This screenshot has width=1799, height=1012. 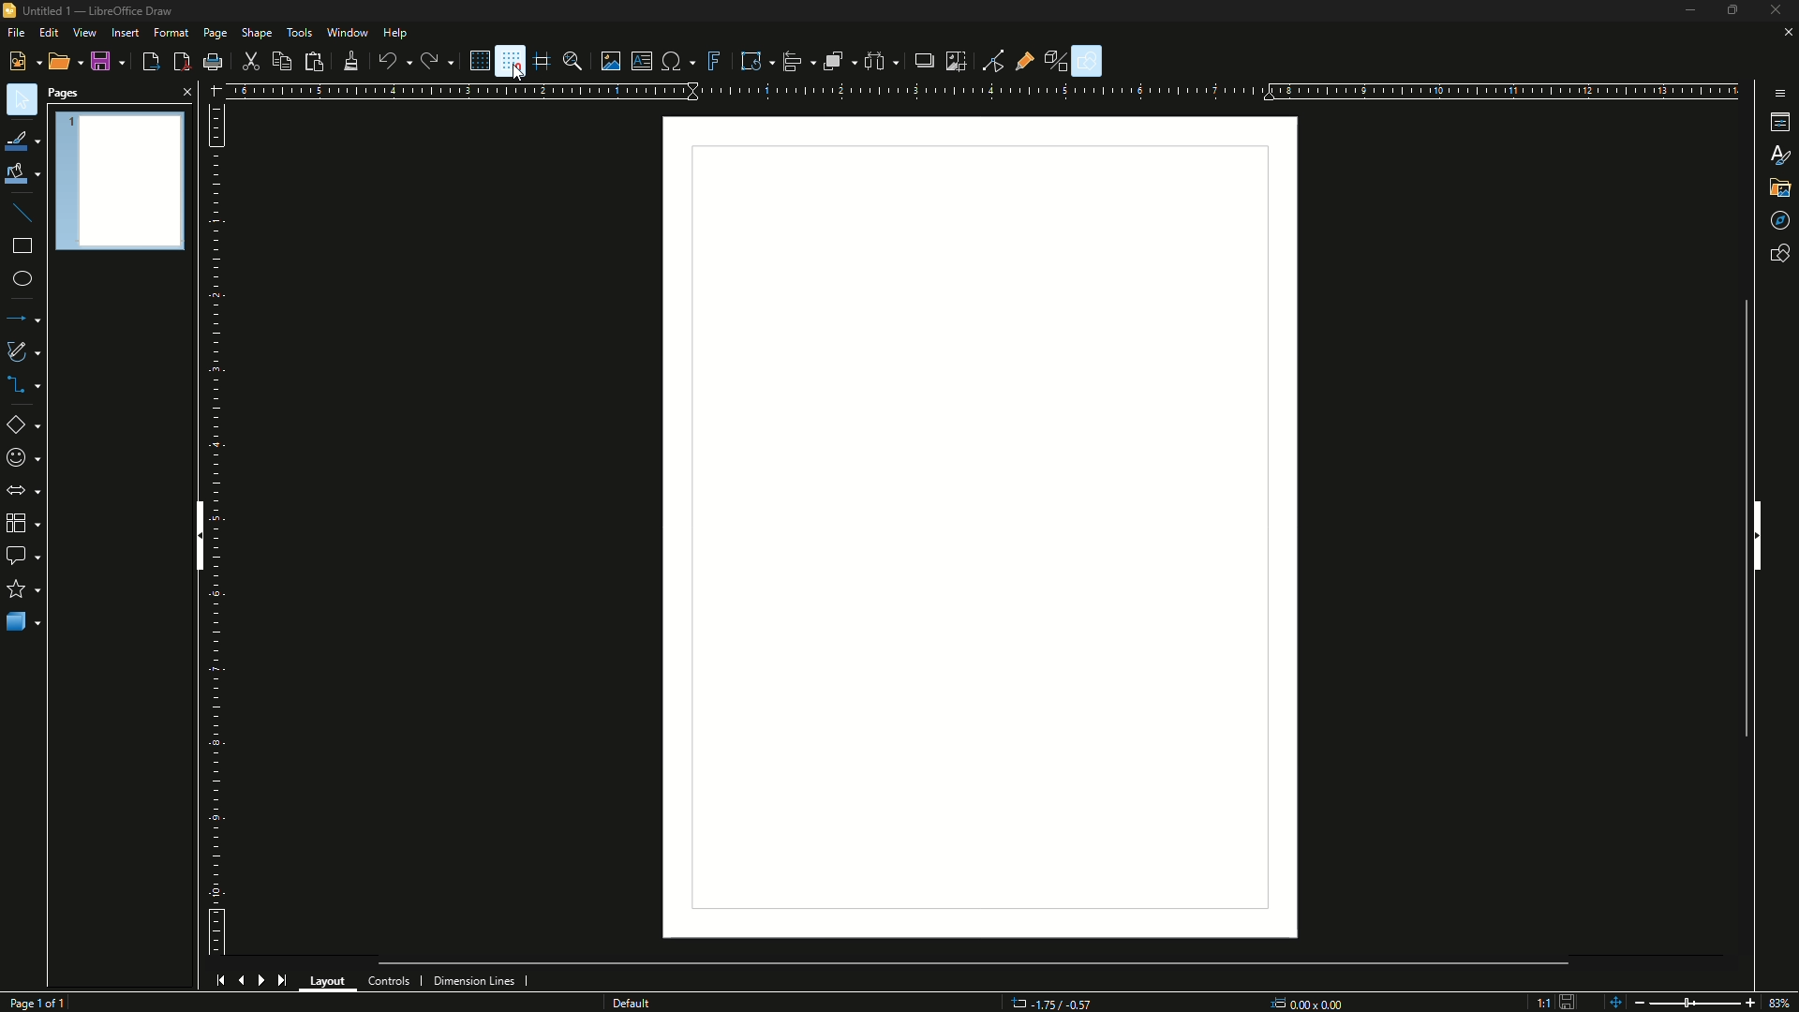 What do you see at coordinates (922, 63) in the screenshot?
I see `Shadow` at bounding box center [922, 63].